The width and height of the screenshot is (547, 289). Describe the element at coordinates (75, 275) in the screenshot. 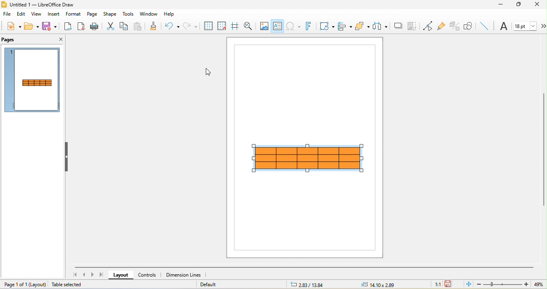

I see `first page` at that location.